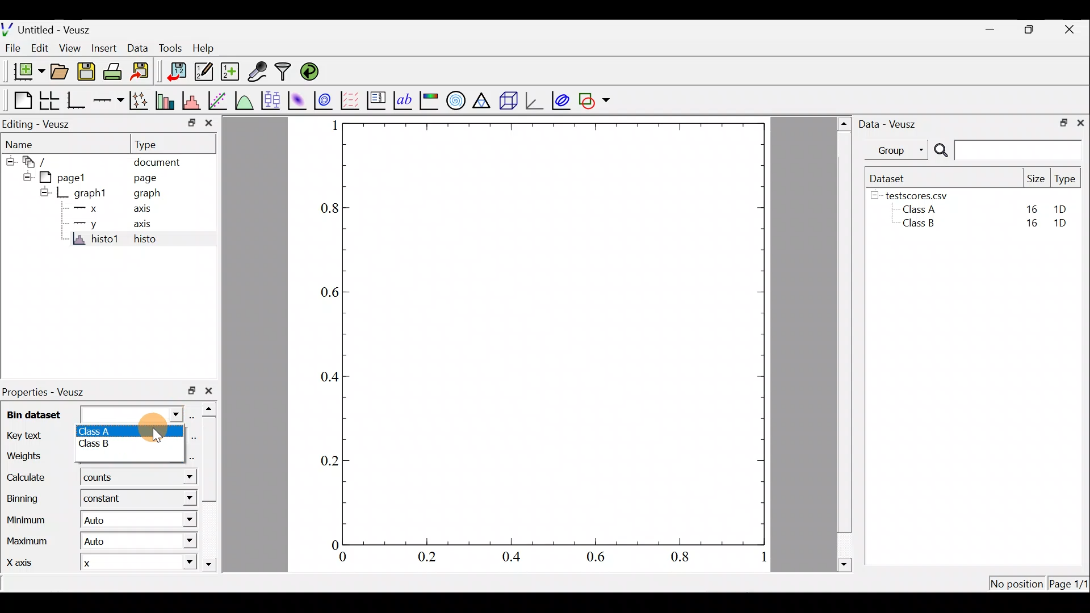 This screenshot has height=613, width=1090. Describe the element at coordinates (296, 99) in the screenshot. I see `Plot a 2d dataset as an image` at that location.